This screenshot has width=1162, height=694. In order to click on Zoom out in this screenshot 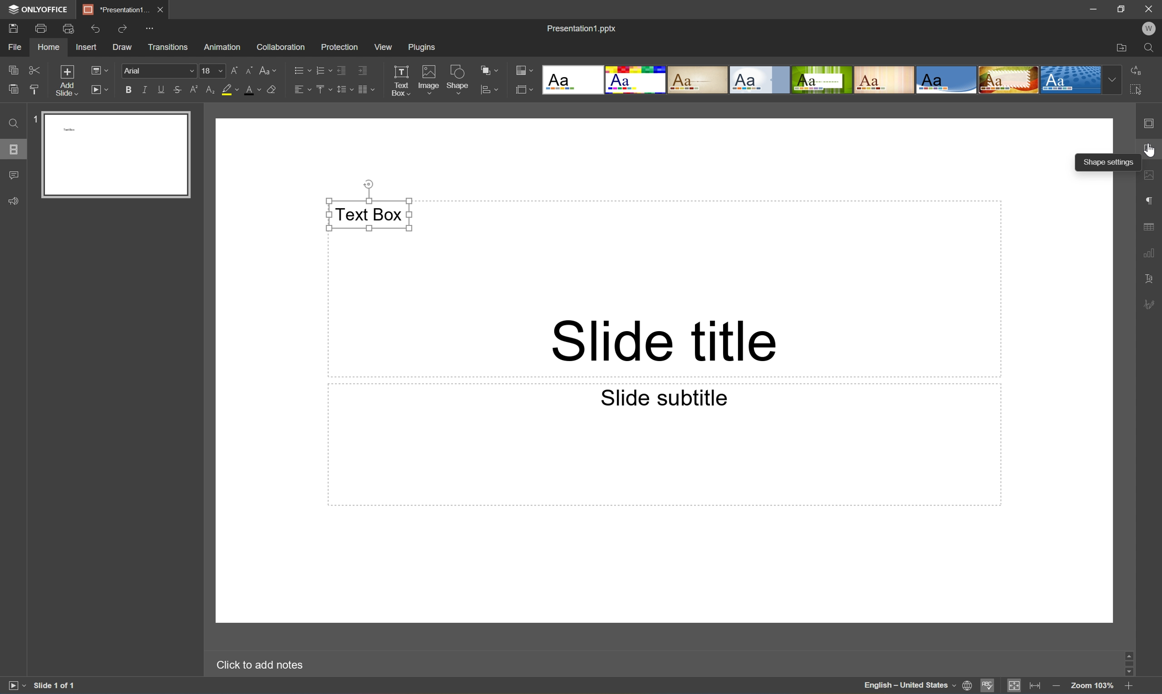, I will do `click(1056, 685)`.